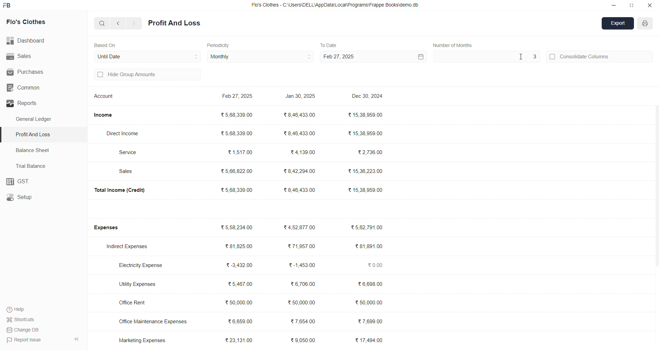  What do you see at coordinates (23, 319) in the screenshot?
I see `Shortcuts` at bounding box center [23, 319].